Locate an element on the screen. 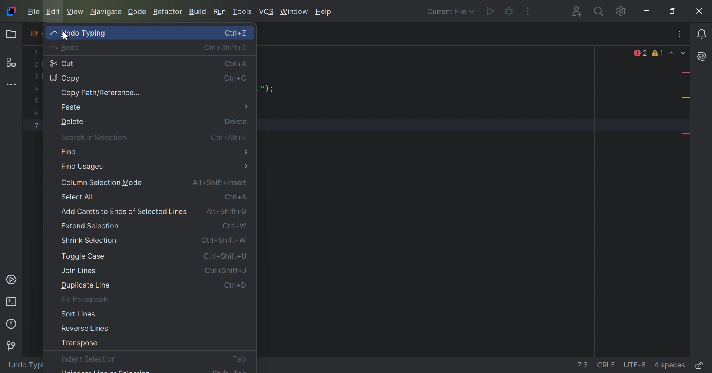 Image resolution: width=712 pixels, height=373 pixels. Select All is located at coordinates (77, 198).